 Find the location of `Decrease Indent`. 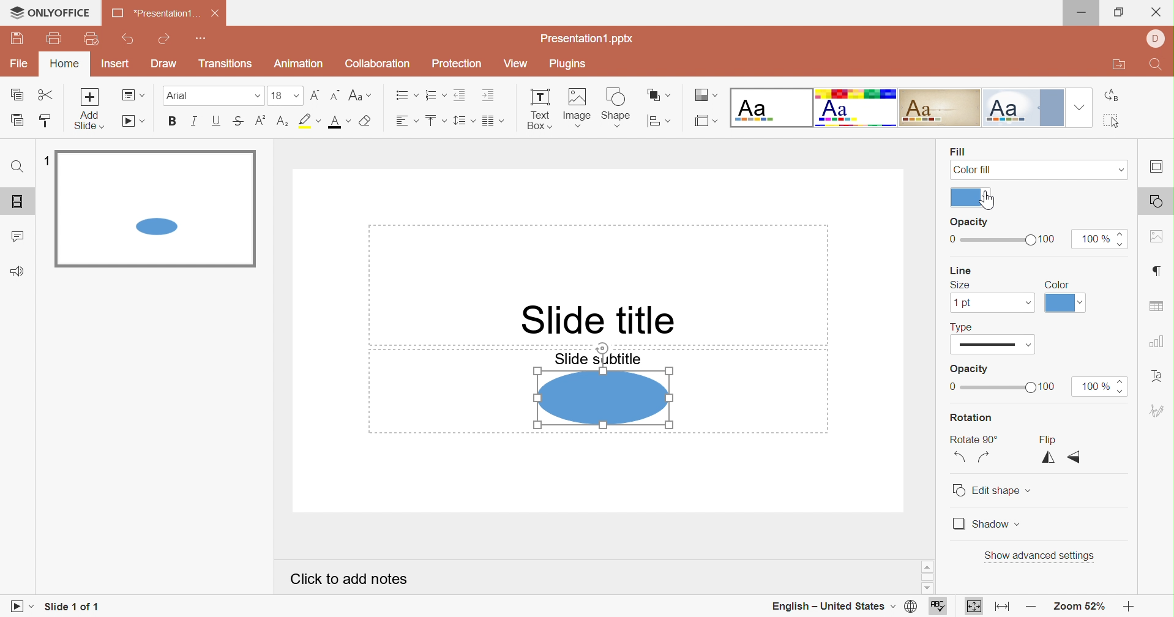

Decrease Indent is located at coordinates (460, 97).